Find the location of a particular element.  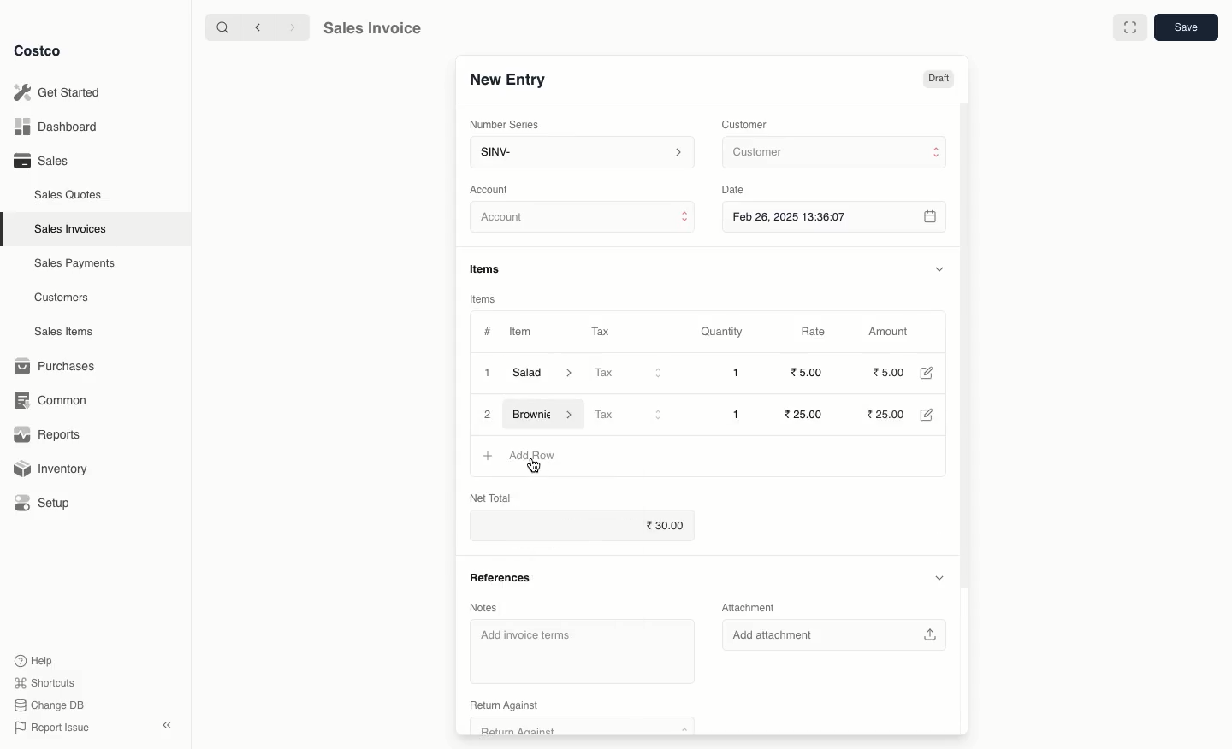

Feb 26, 2025 13:36:07 is located at coordinates (836, 216).